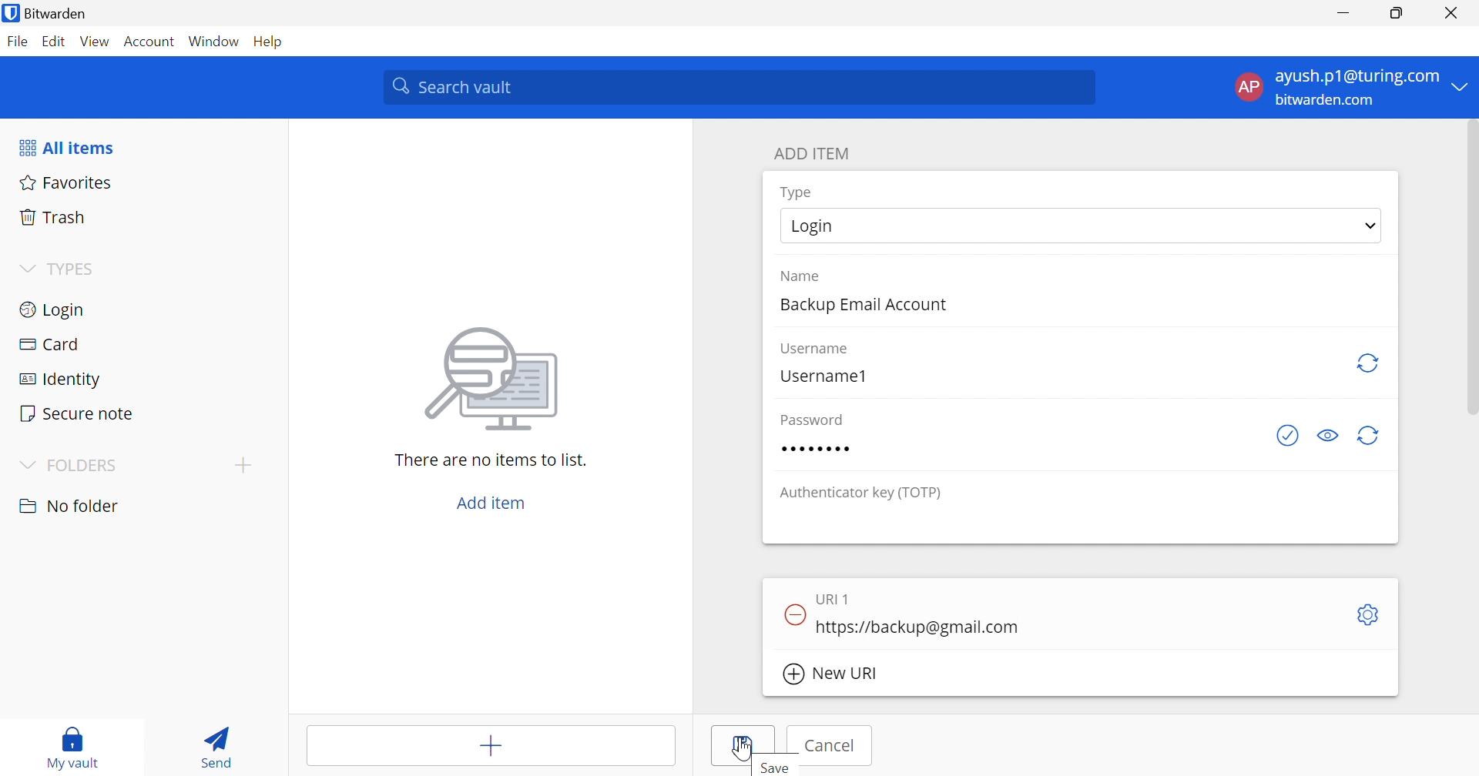  Describe the element at coordinates (11, 13) in the screenshot. I see `bitwarden logo` at that location.